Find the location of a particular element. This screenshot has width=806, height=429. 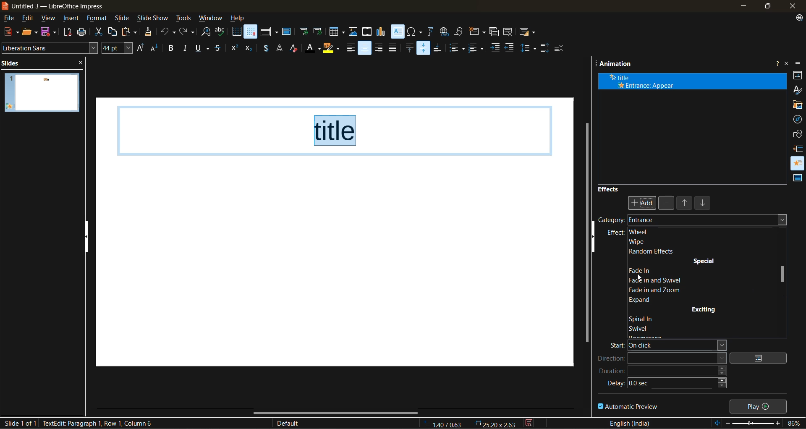

apply outline is located at coordinates (280, 48).